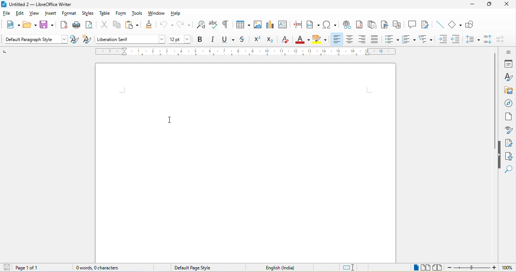 Image resolution: width=516 pixels, height=272 pixels. What do you see at coordinates (36, 40) in the screenshot?
I see `set paragraph style` at bounding box center [36, 40].